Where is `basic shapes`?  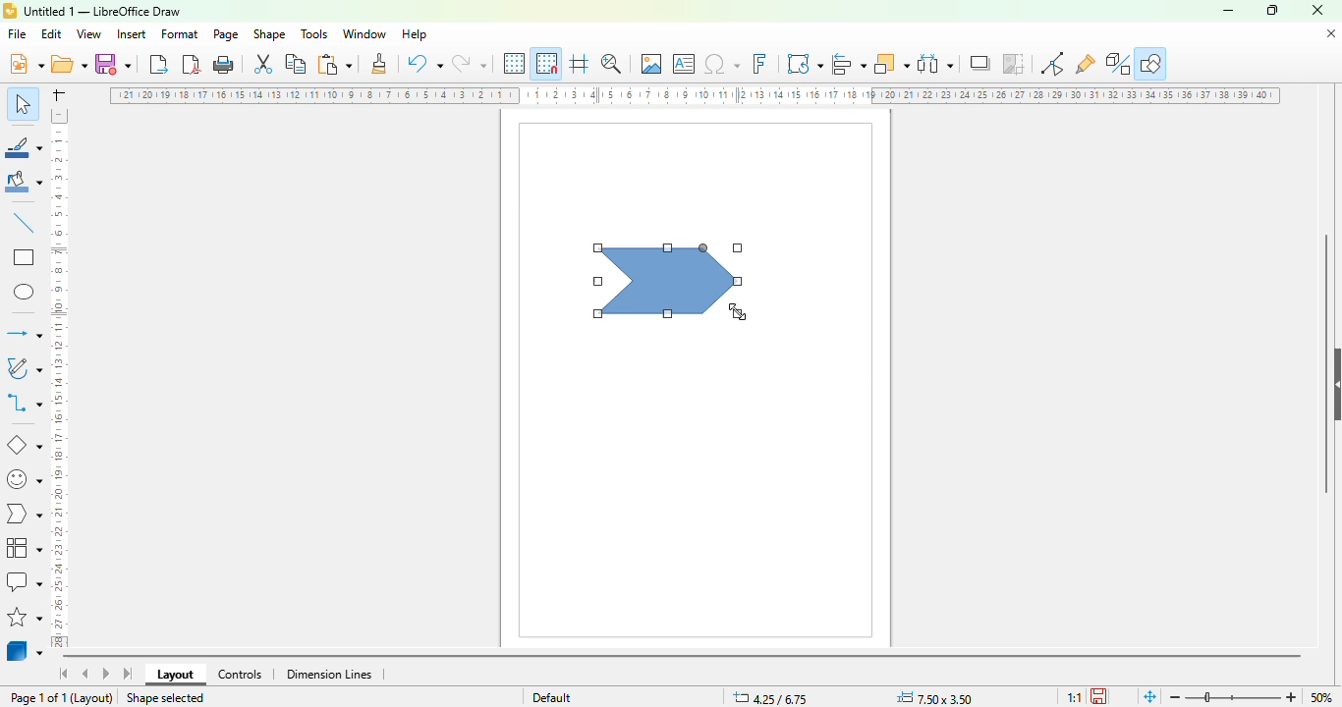 basic shapes is located at coordinates (25, 446).